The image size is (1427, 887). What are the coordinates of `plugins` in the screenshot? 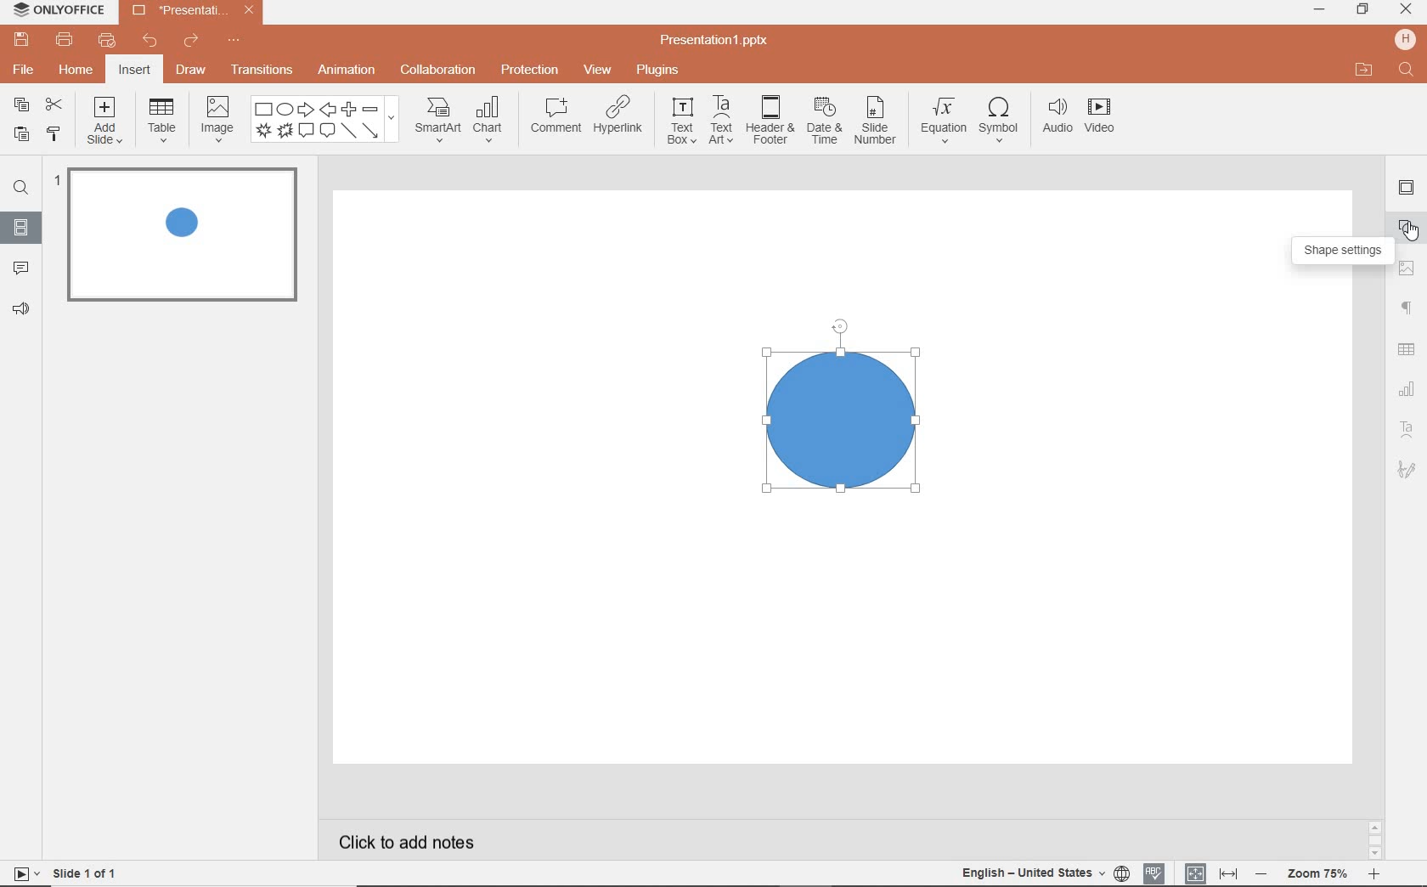 It's located at (659, 71).